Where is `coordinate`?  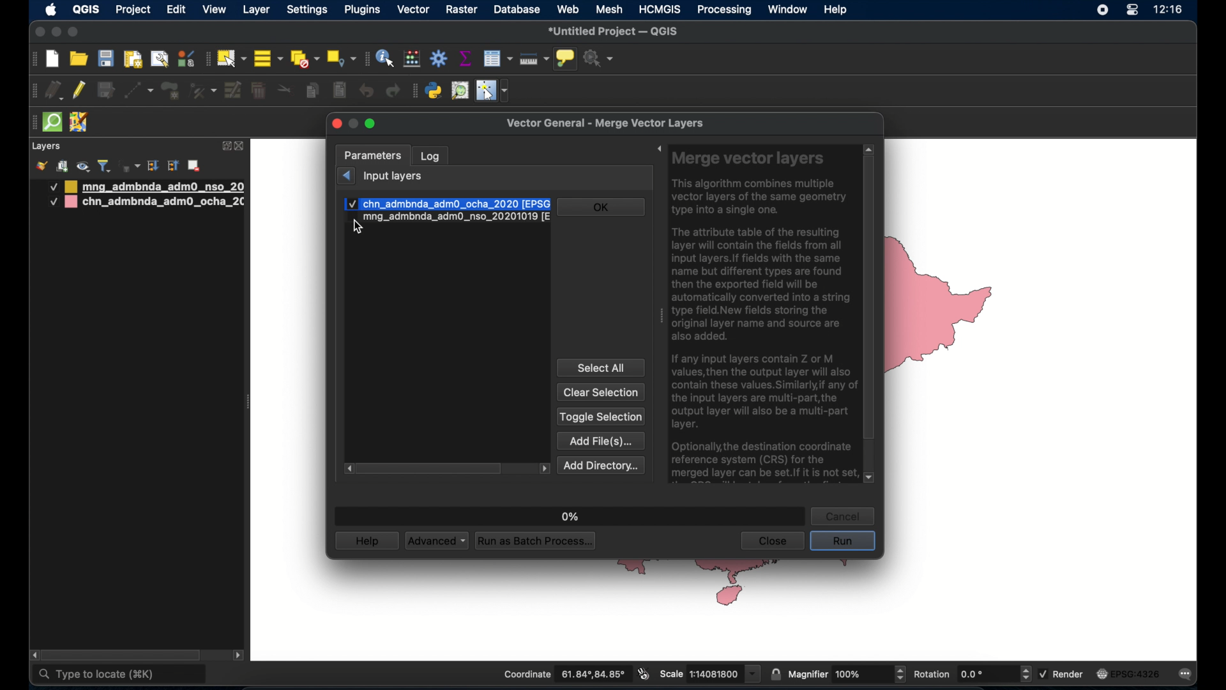 coordinate is located at coordinates (564, 675).